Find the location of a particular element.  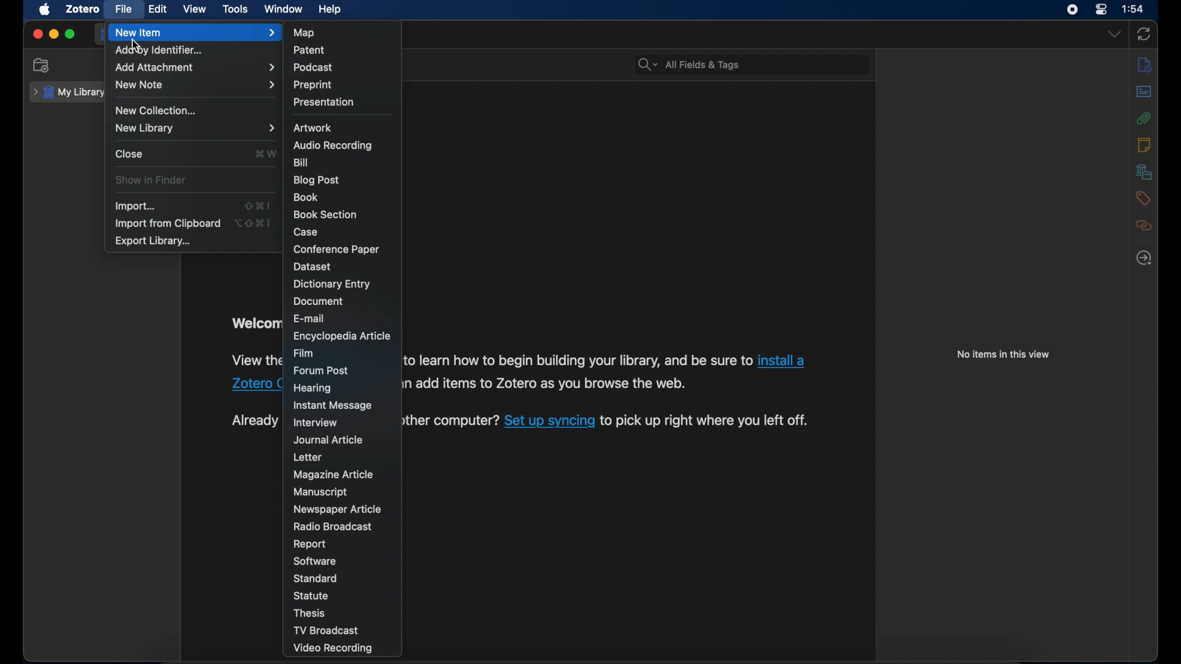

bill is located at coordinates (301, 161).